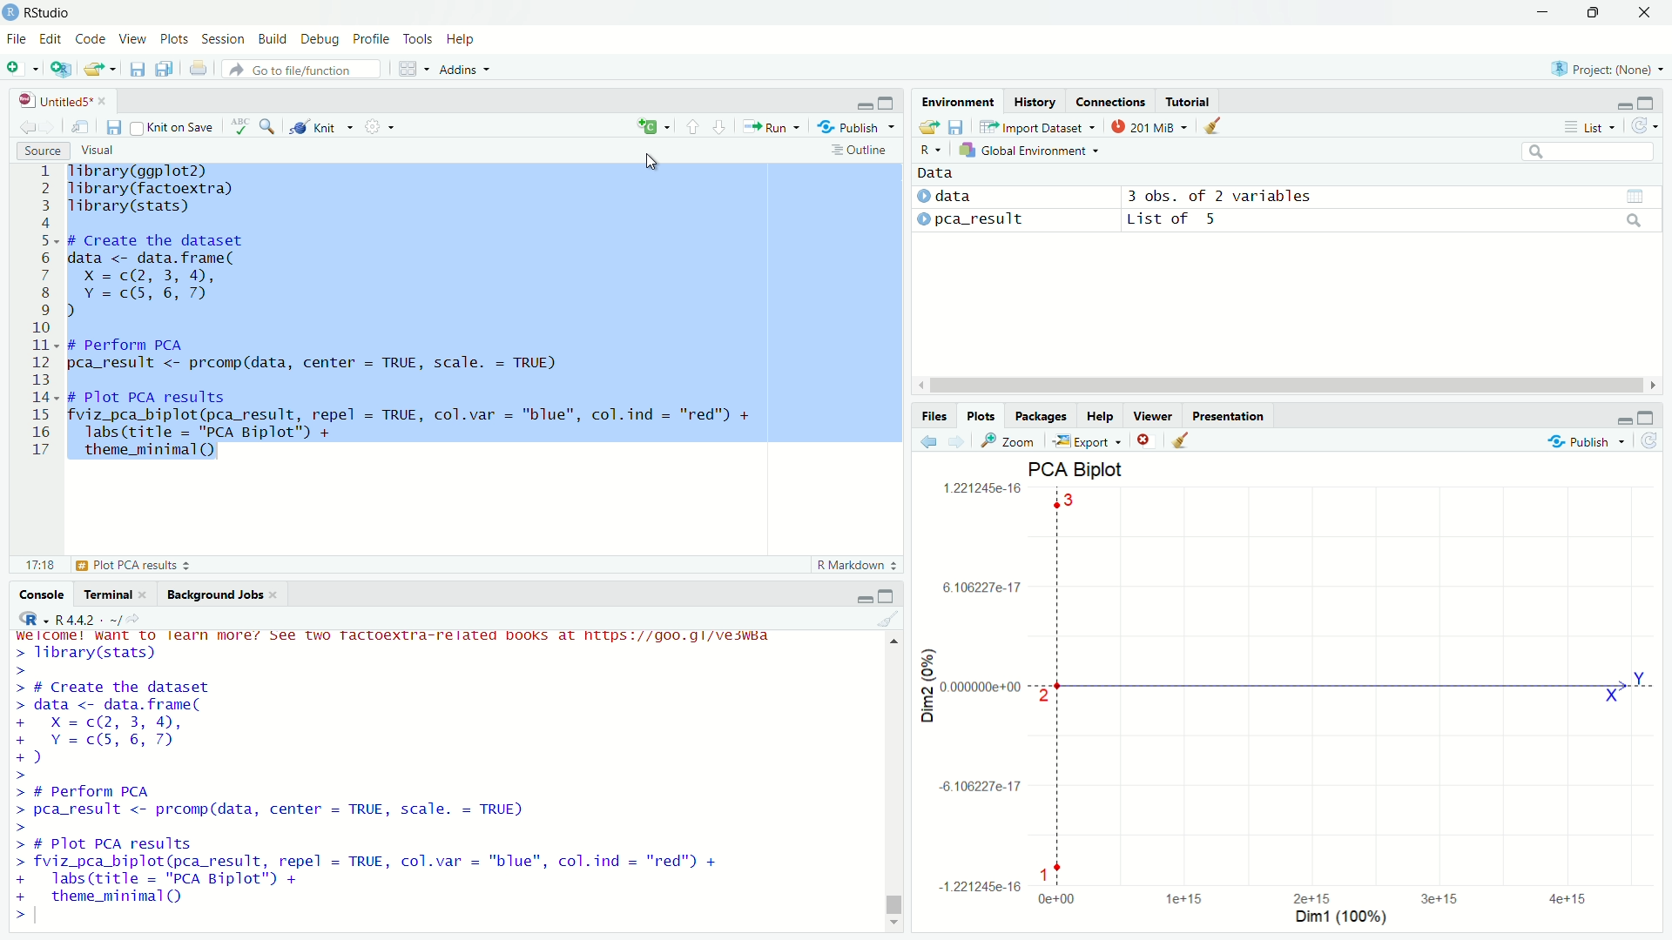 Image resolution: width=1672 pixels, height=940 pixels. I want to click on File, so click(17, 40).